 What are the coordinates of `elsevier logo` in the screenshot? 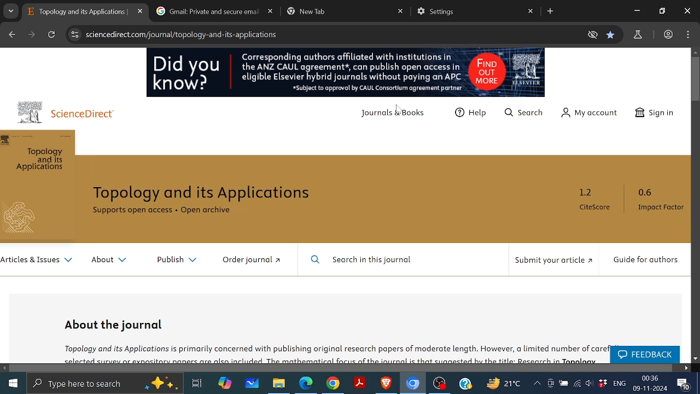 It's located at (526, 70).